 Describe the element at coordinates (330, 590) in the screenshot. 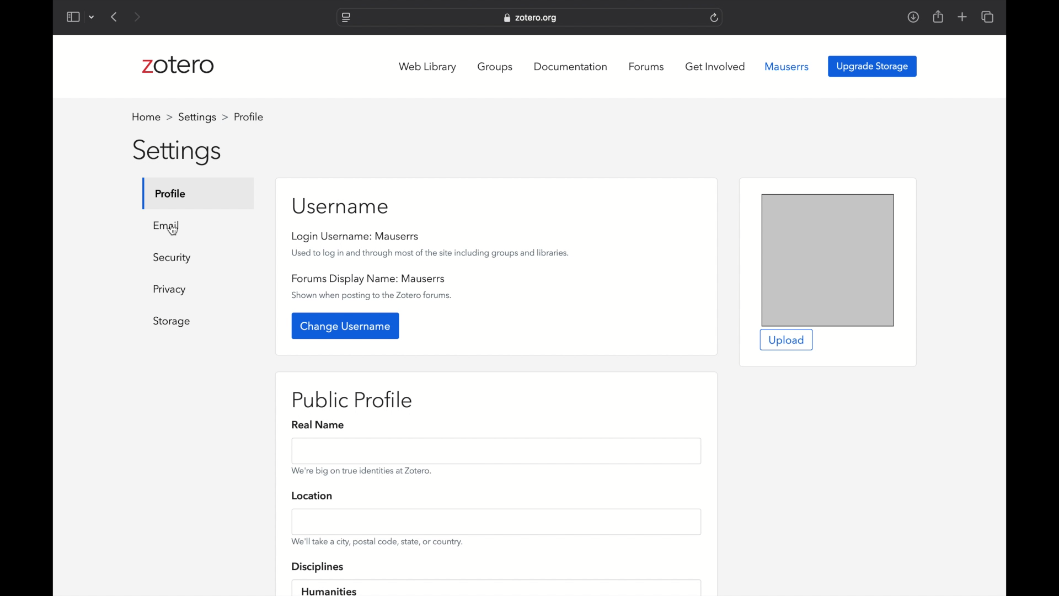

I see `humanities` at that location.